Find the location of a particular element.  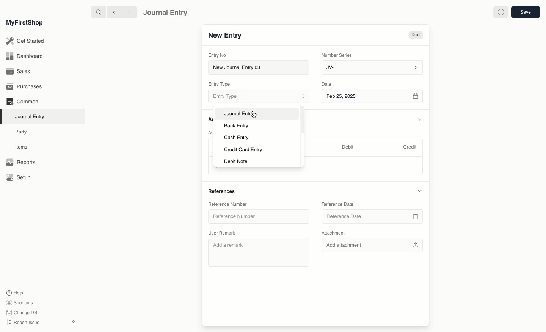

Reference Date is located at coordinates (372, 217).